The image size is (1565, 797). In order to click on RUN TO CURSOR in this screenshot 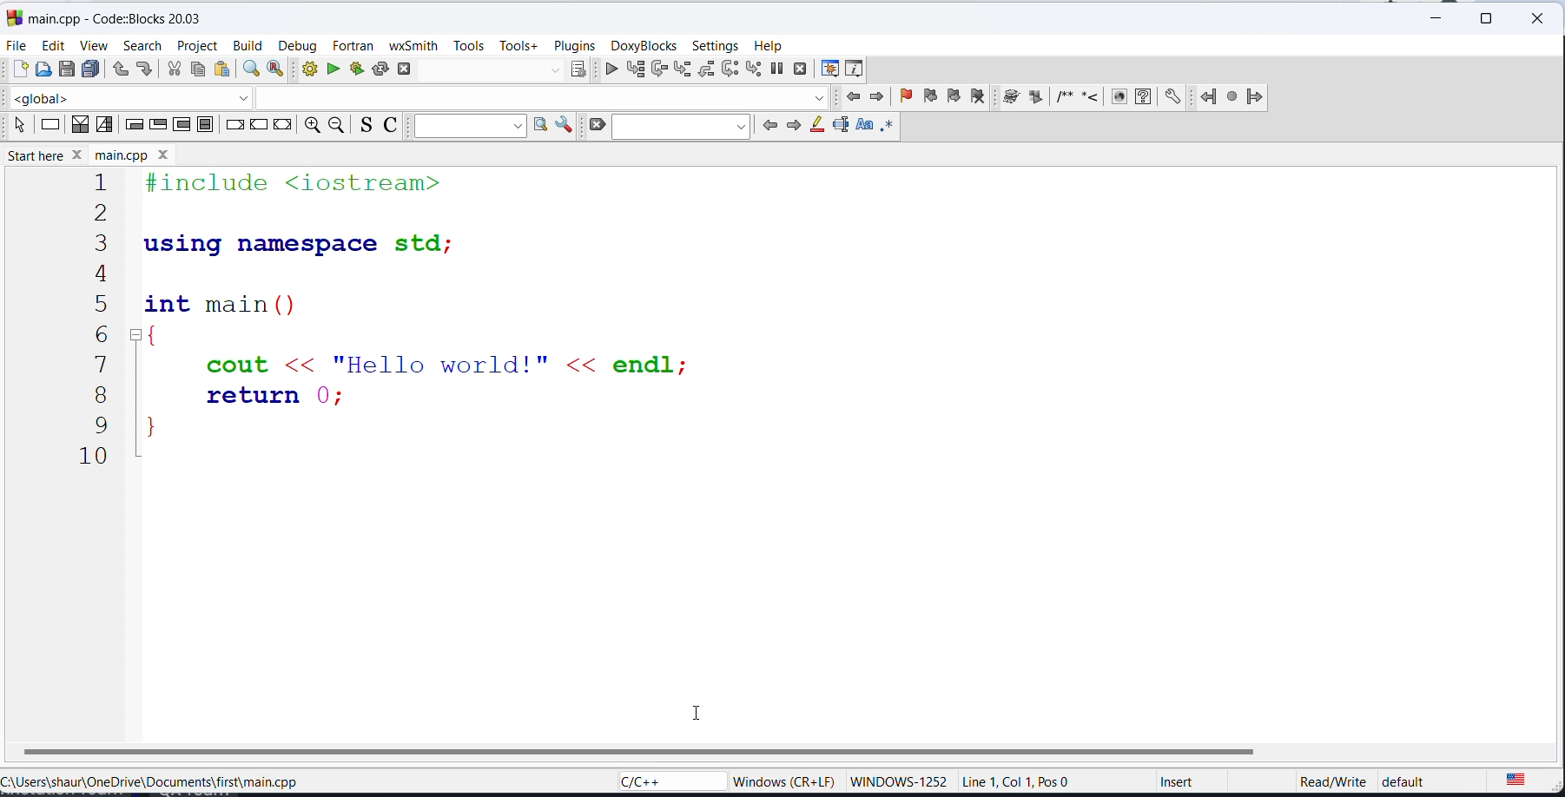, I will do `click(633, 70)`.